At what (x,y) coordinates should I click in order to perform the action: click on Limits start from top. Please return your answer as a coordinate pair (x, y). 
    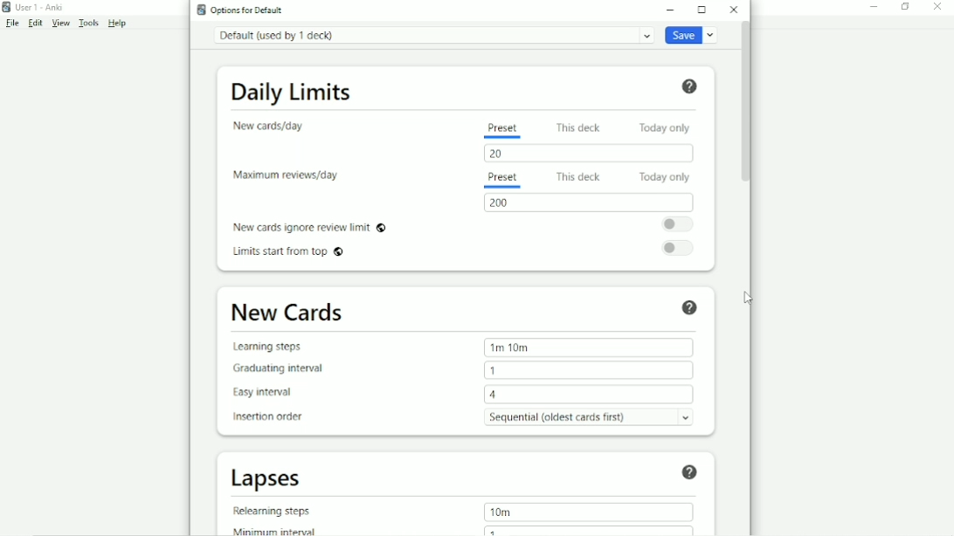
    Looking at the image, I should click on (288, 253).